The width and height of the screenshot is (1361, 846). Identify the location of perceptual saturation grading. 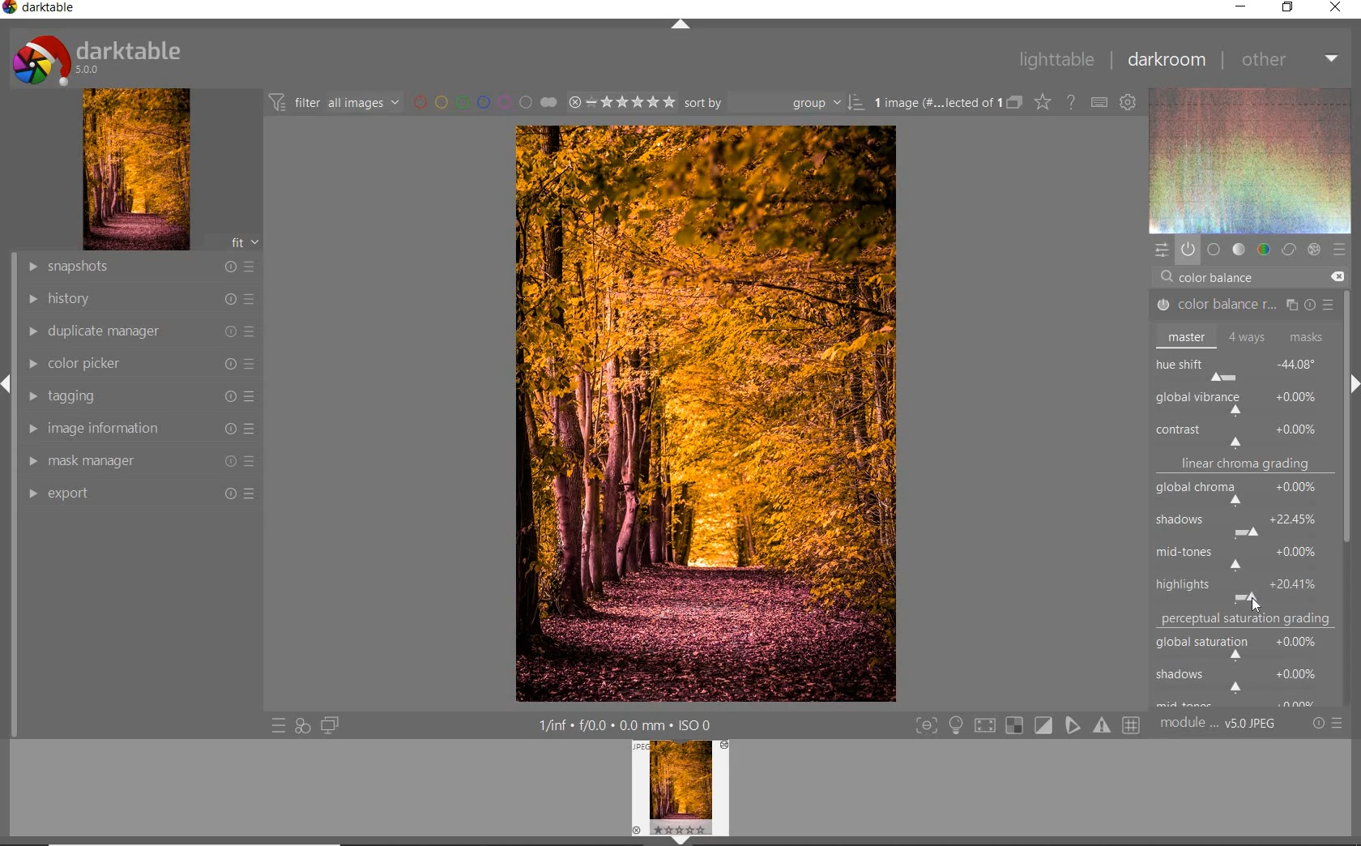
(1248, 619).